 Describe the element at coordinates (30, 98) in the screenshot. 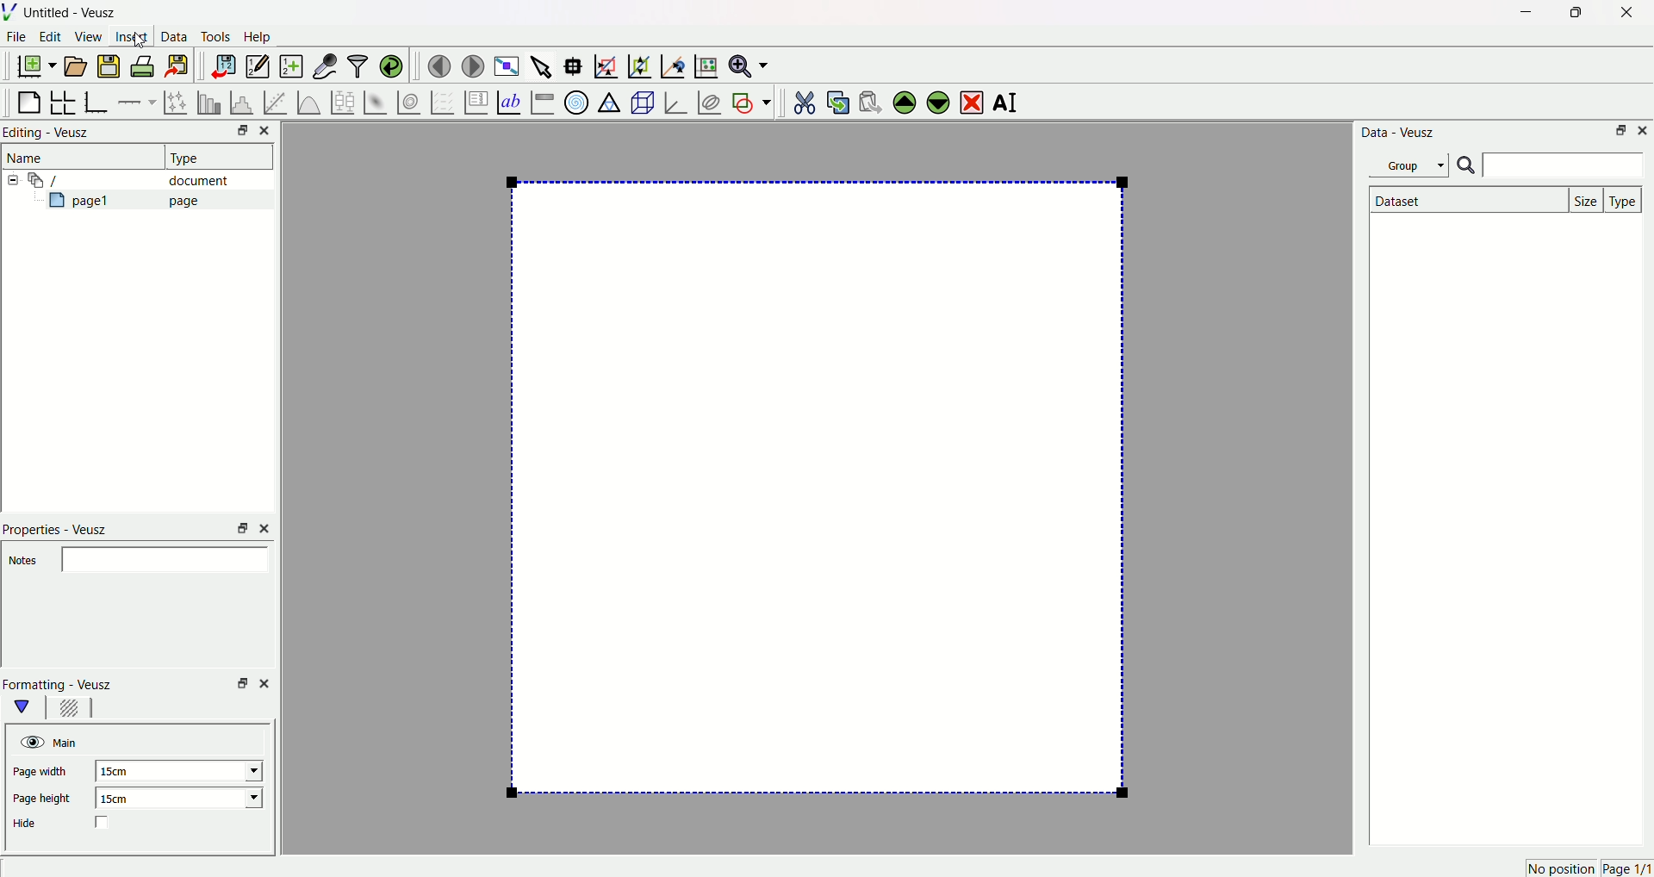

I see `blank page` at that location.